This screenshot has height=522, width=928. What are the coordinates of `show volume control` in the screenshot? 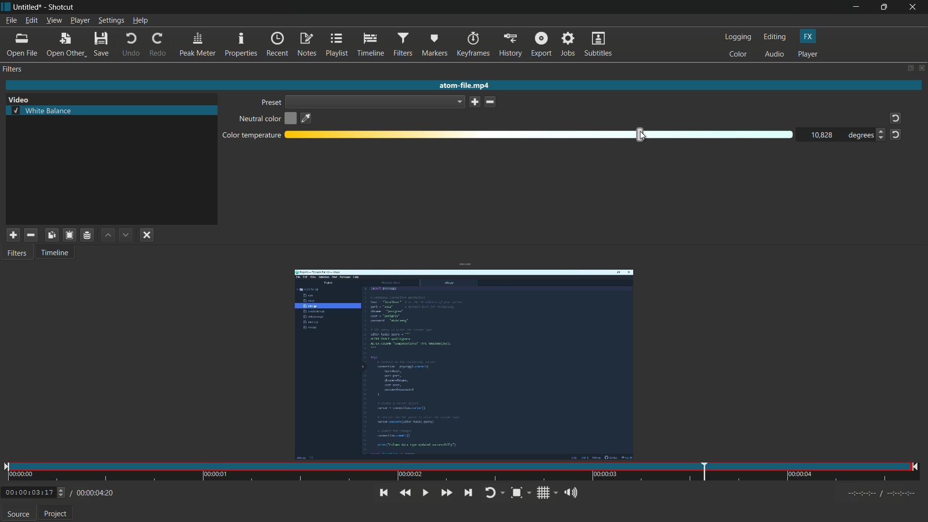 It's located at (573, 492).